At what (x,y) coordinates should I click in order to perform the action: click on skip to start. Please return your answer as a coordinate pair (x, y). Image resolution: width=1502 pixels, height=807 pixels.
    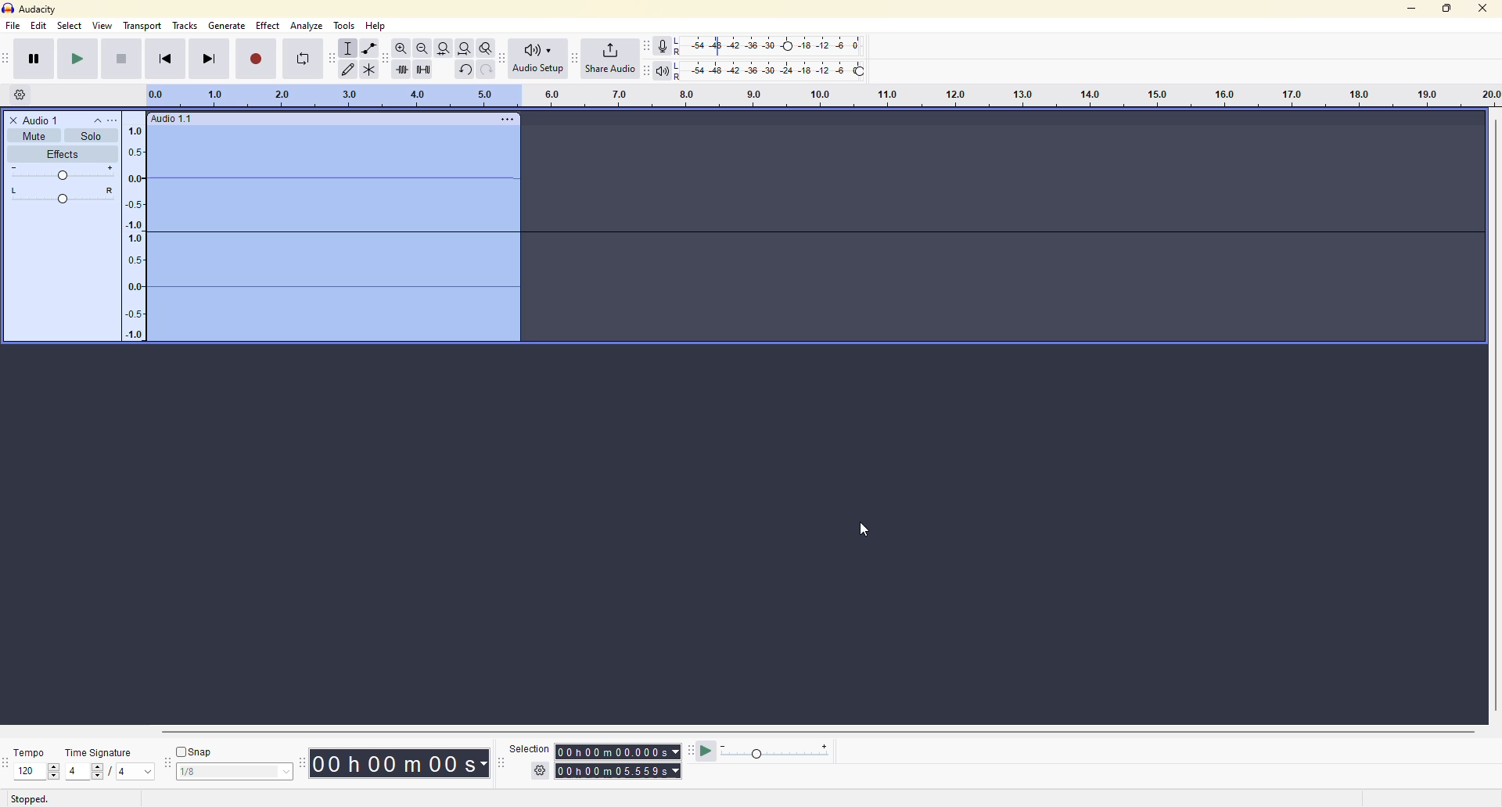
    Looking at the image, I should click on (165, 58).